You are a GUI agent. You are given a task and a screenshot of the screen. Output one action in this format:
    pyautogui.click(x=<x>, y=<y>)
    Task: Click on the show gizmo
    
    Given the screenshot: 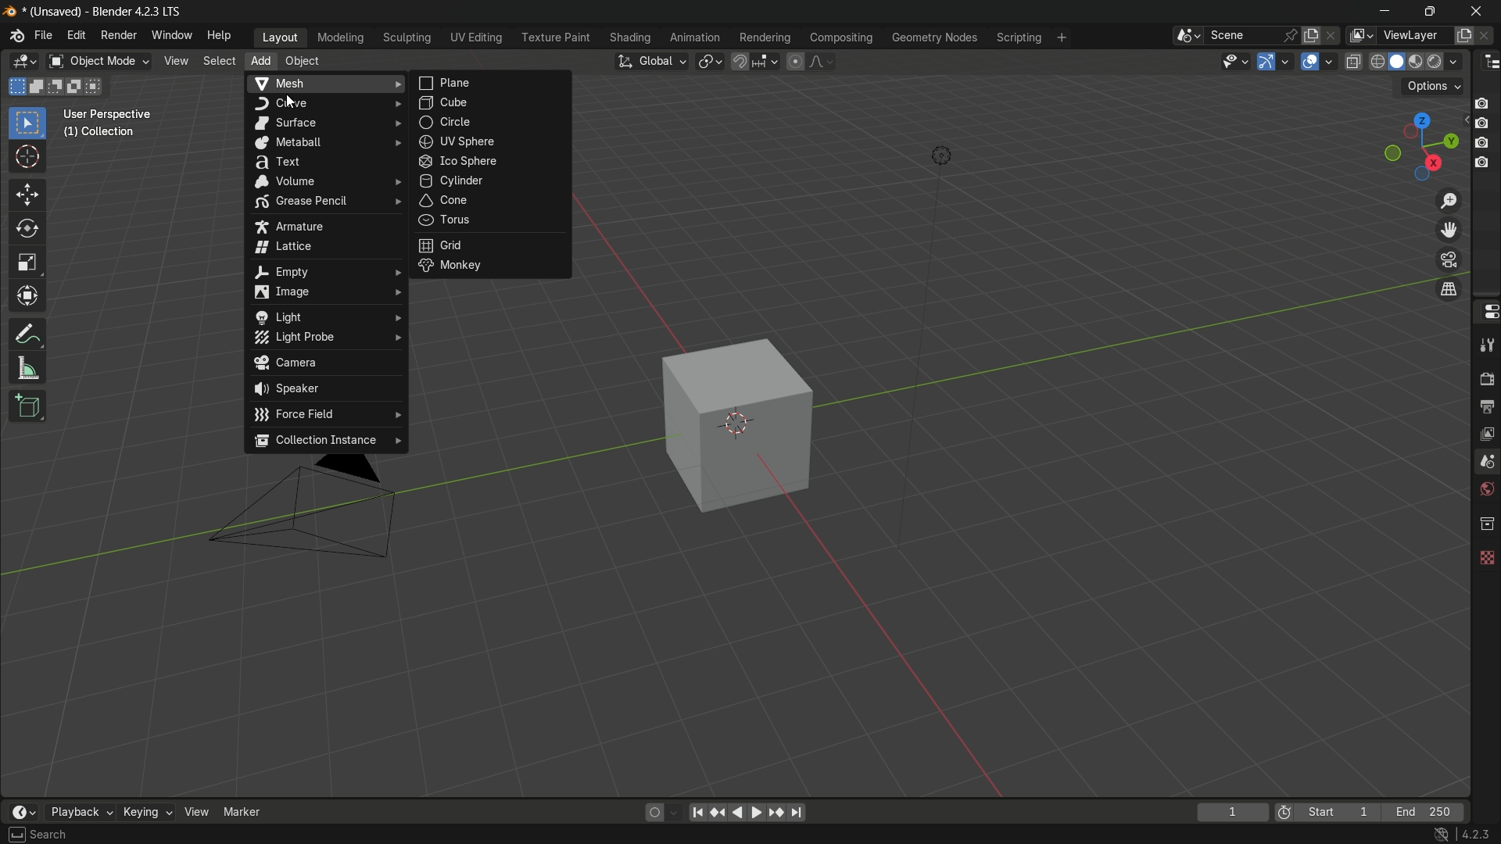 What is the action you would take?
    pyautogui.click(x=1265, y=61)
    